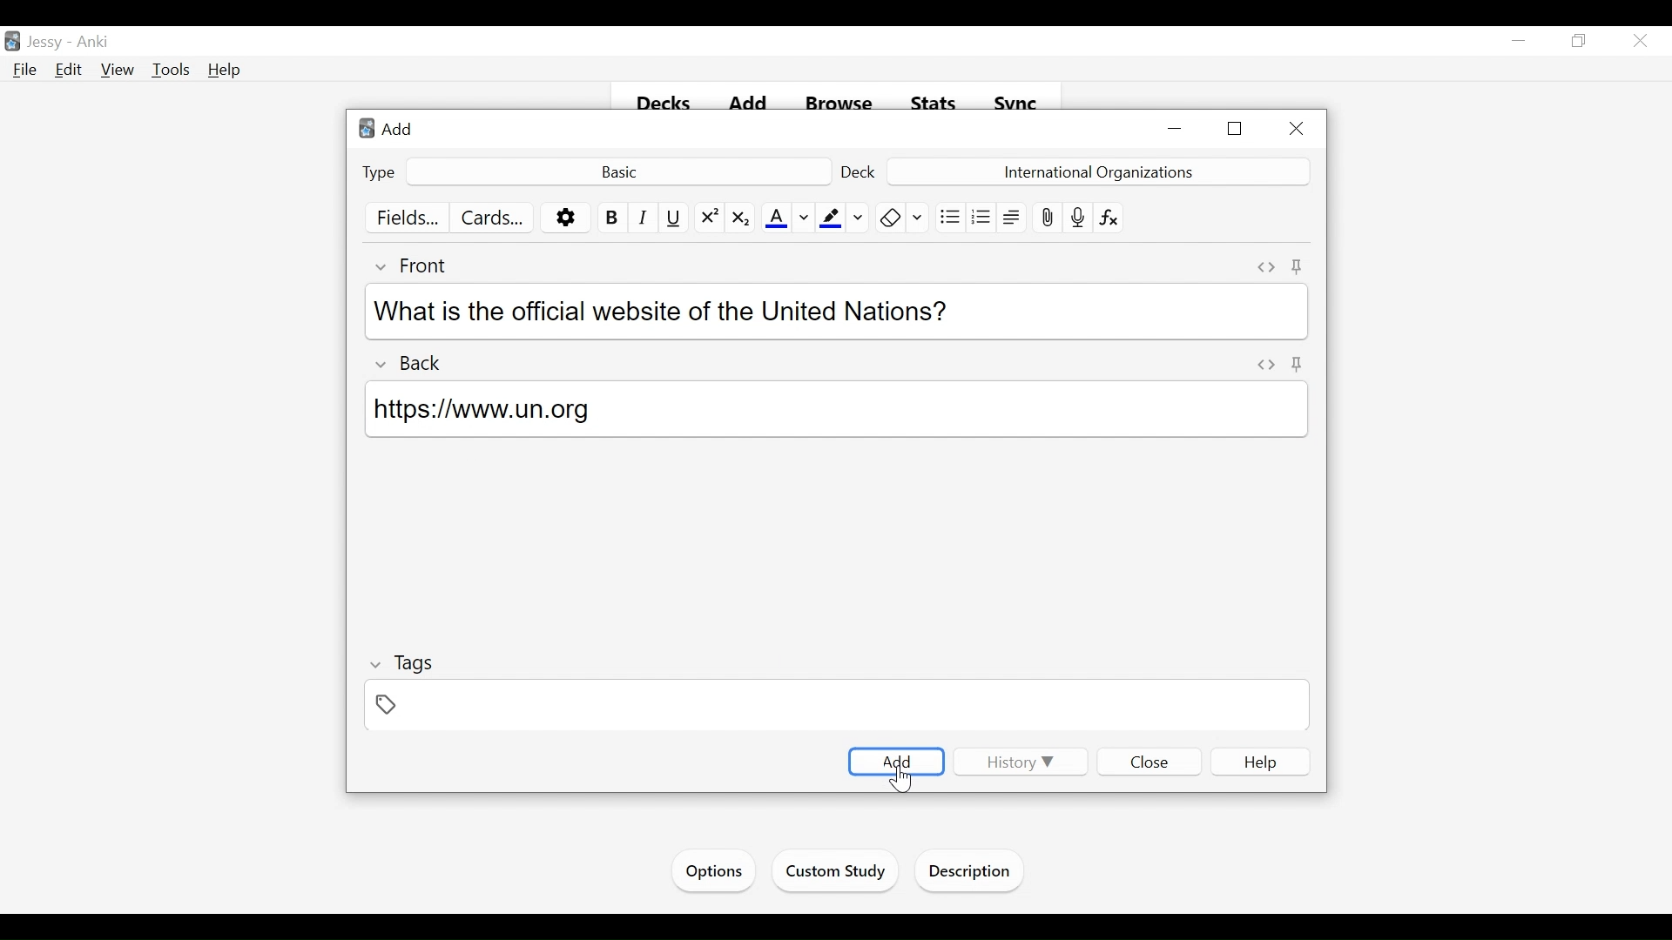 The height and width of the screenshot is (940, 1672). What do you see at coordinates (1176, 130) in the screenshot?
I see `minimize` at bounding box center [1176, 130].